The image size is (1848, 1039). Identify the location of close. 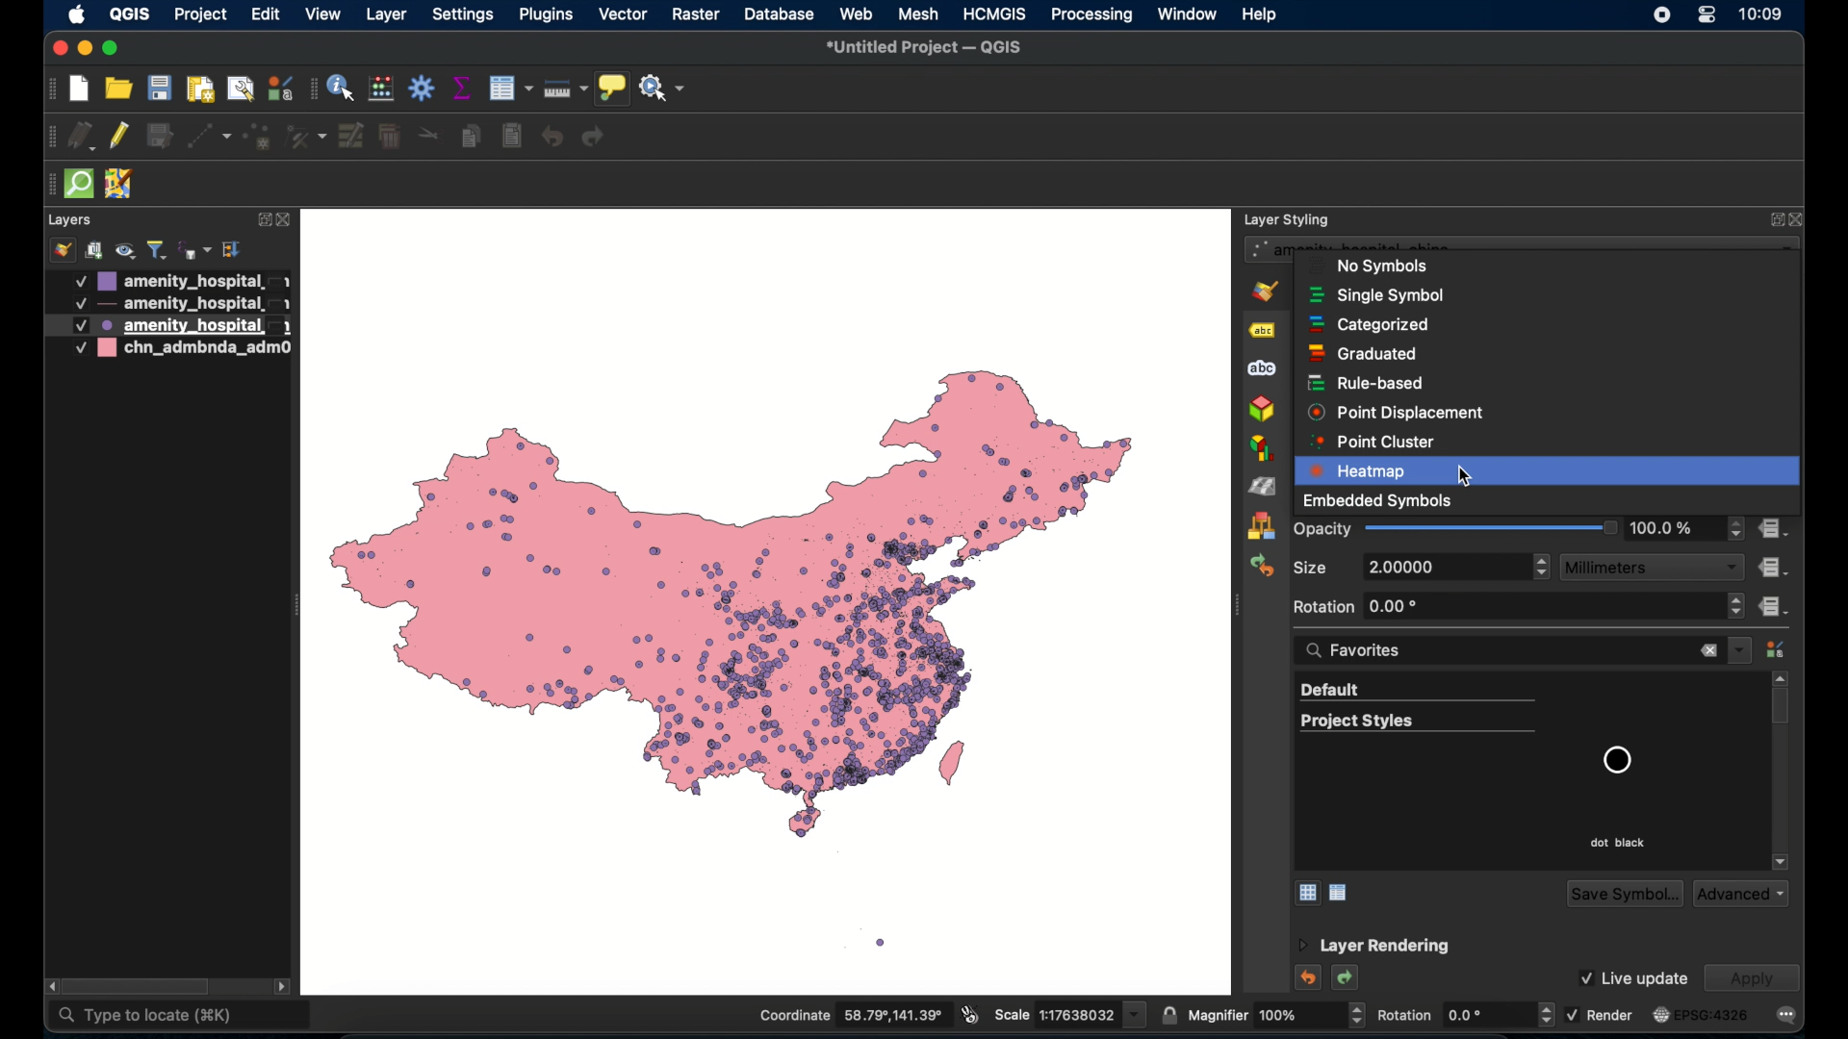
(1708, 652).